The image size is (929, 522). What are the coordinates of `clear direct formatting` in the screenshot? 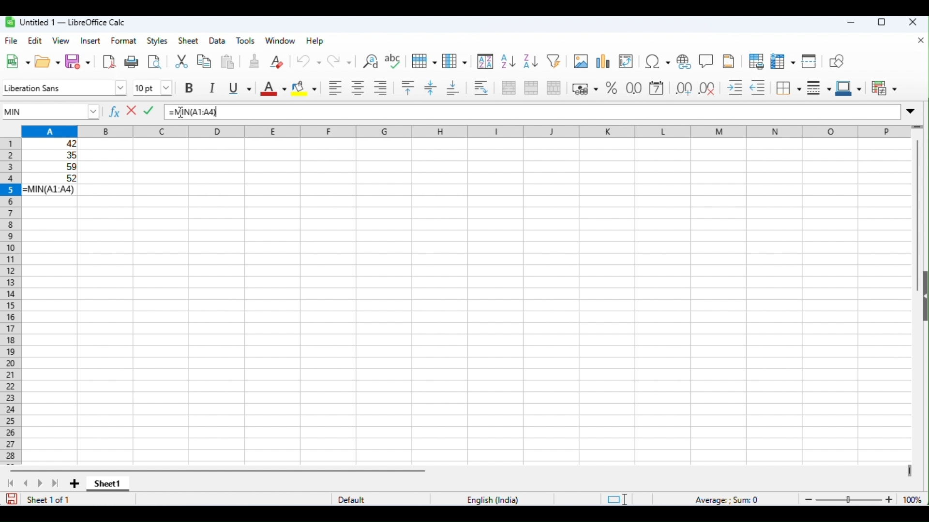 It's located at (276, 62).